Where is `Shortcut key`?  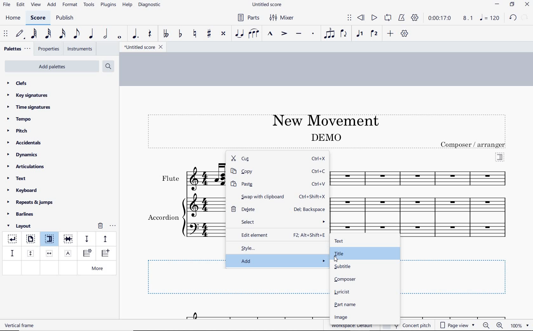
Shortcut key is located at coordinates (319, 172).